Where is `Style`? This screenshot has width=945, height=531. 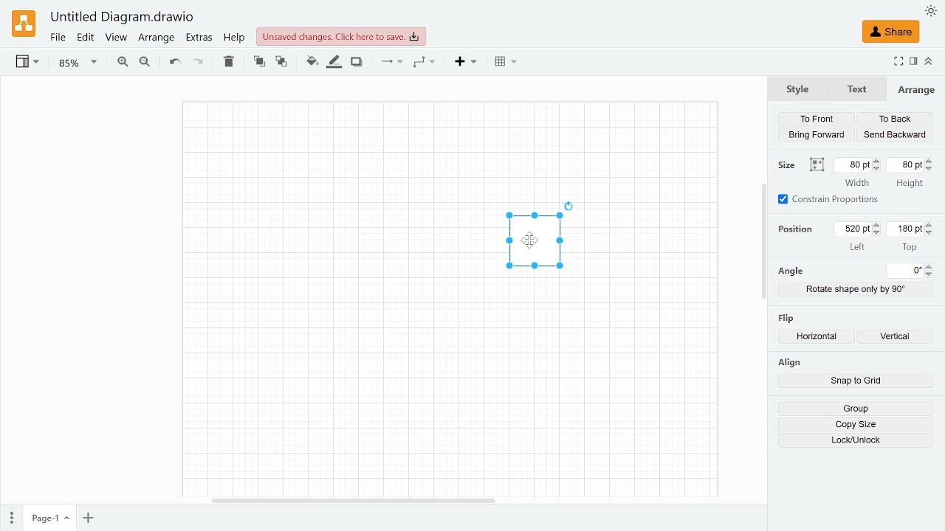
Style is located at coordinates (797, 88).